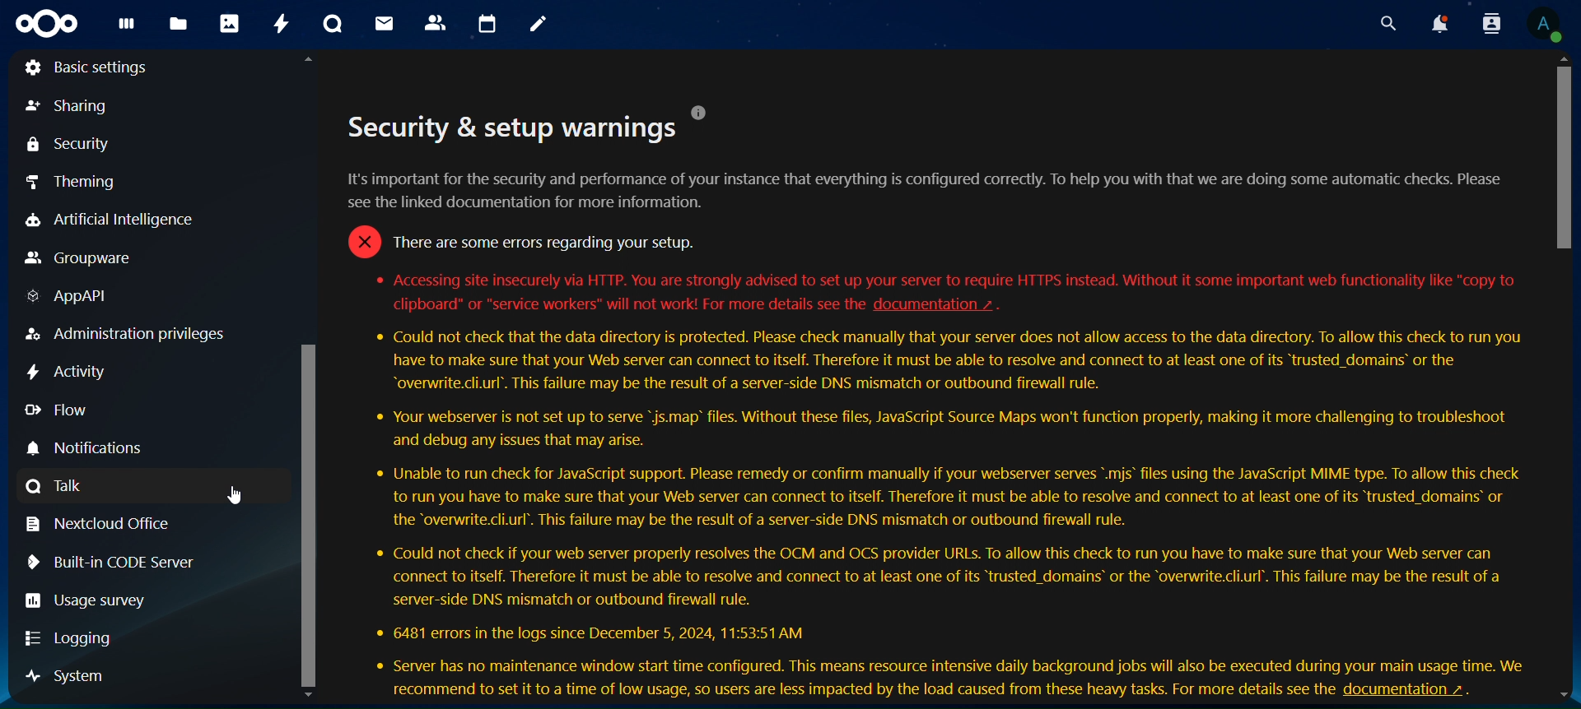  I want to click on Artificial Intelligence , so click(110, 221).